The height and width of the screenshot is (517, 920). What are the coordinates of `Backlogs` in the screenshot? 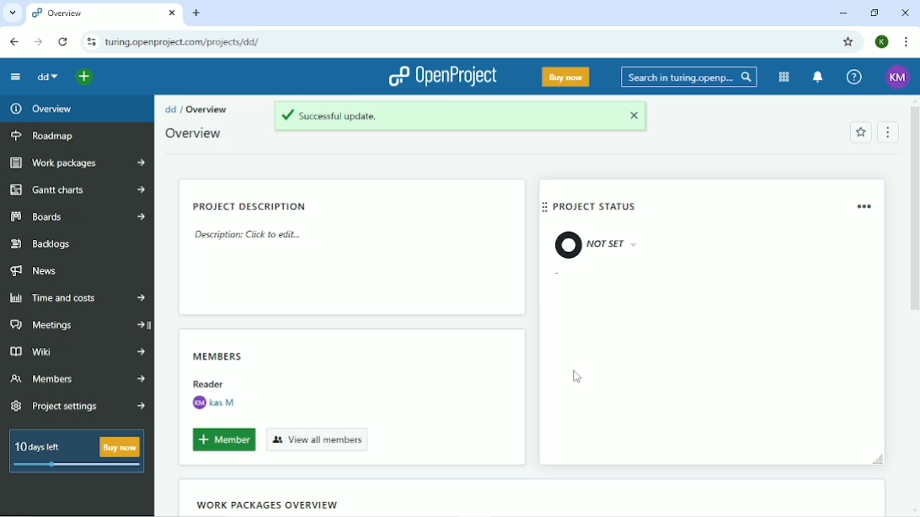 It's located at (43, 244).